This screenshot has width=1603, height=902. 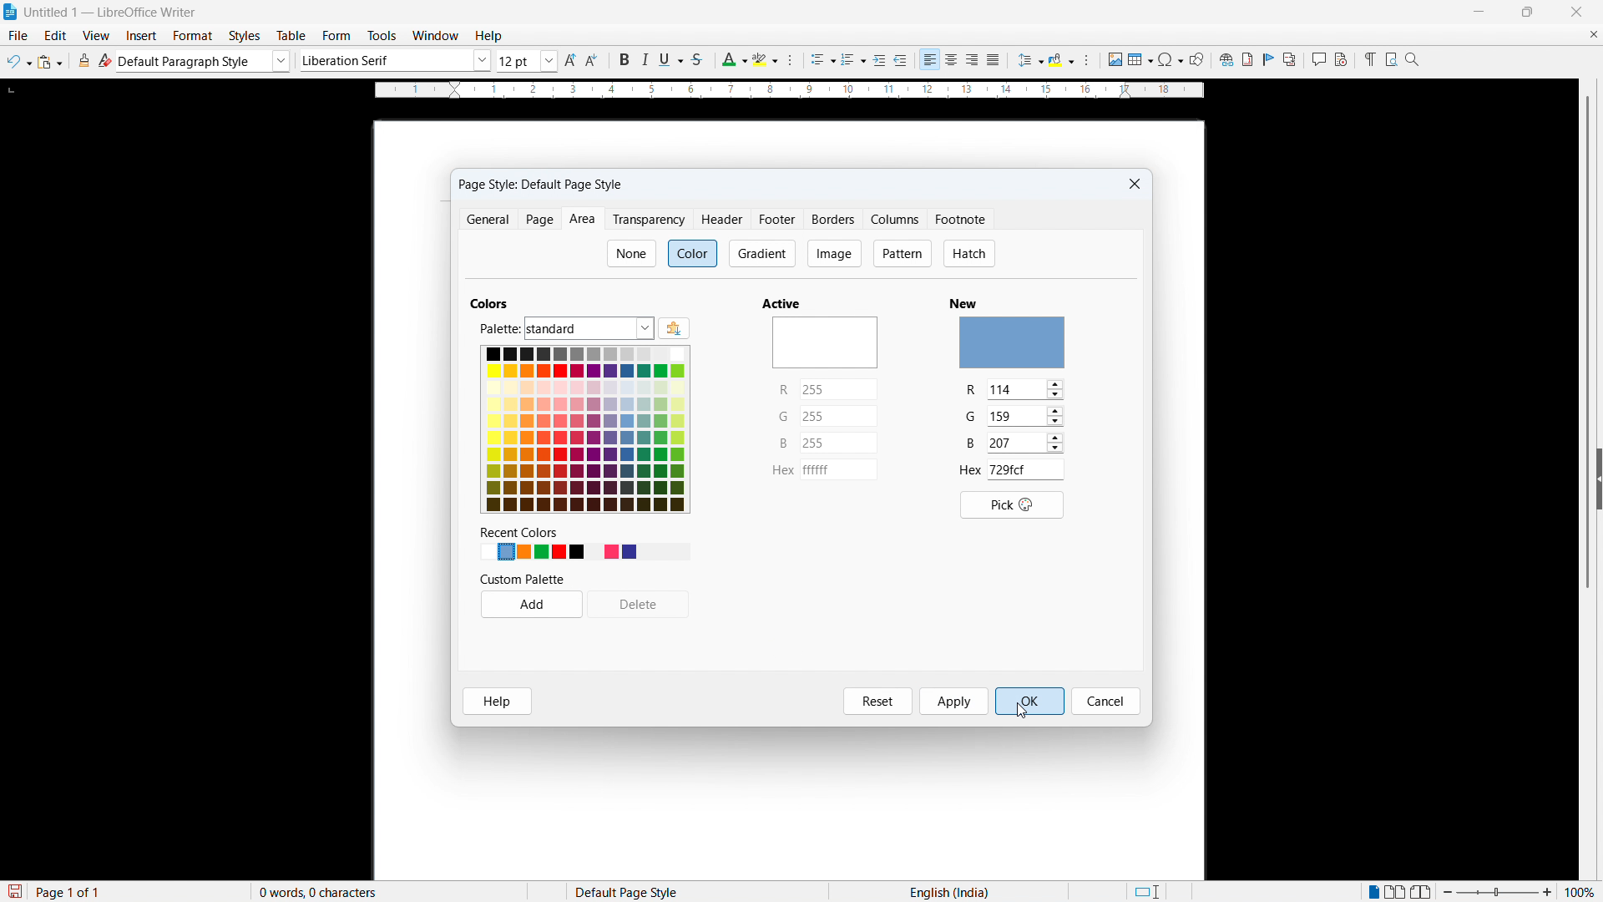 I want to click on align right , so click(x=973, y=60).